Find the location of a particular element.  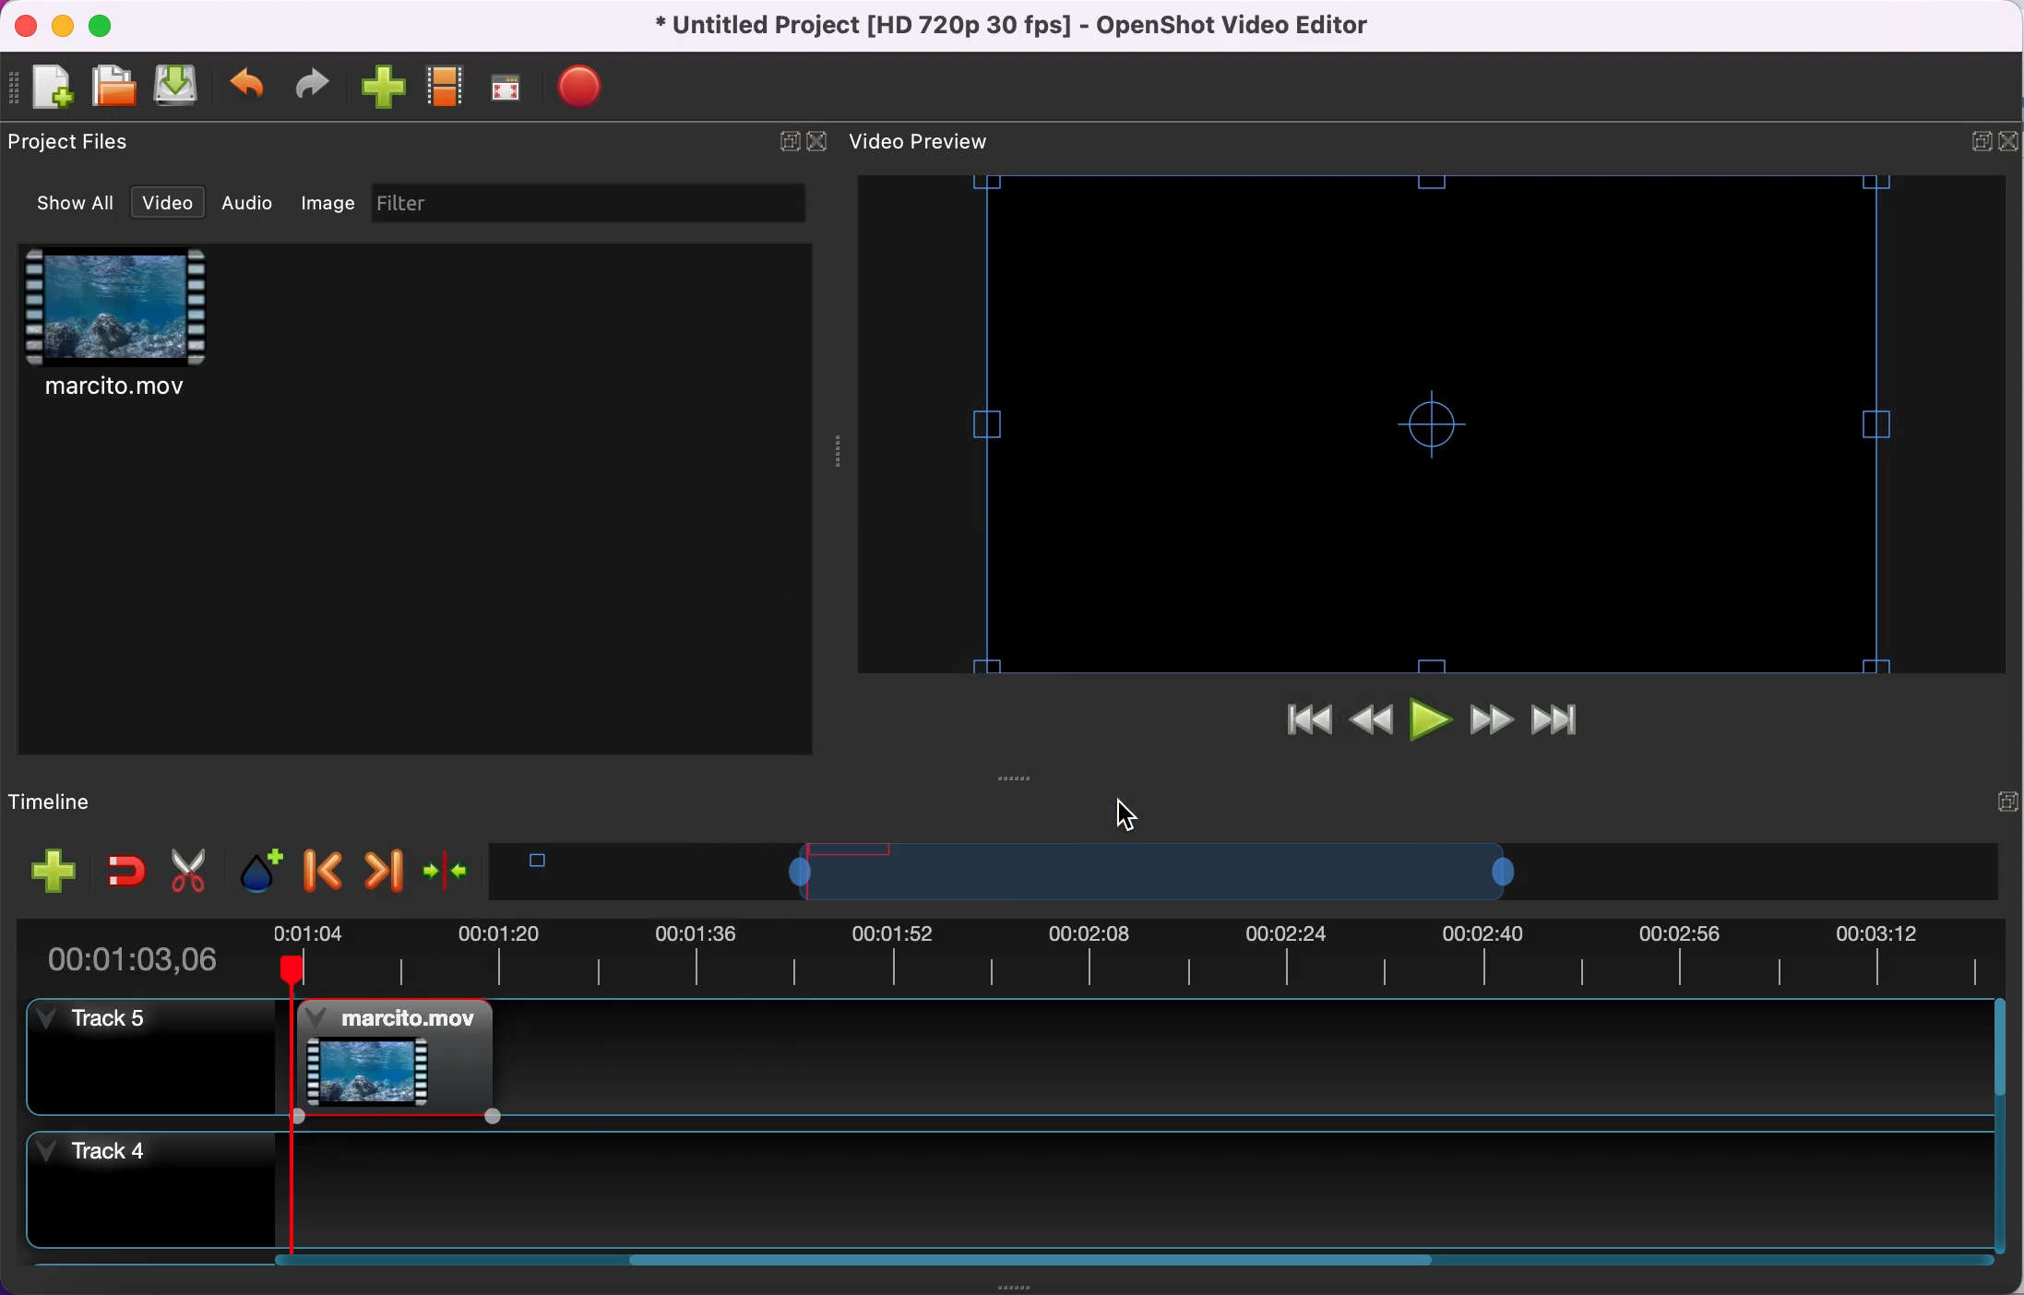

full screen is located at coordinates (507, 87).